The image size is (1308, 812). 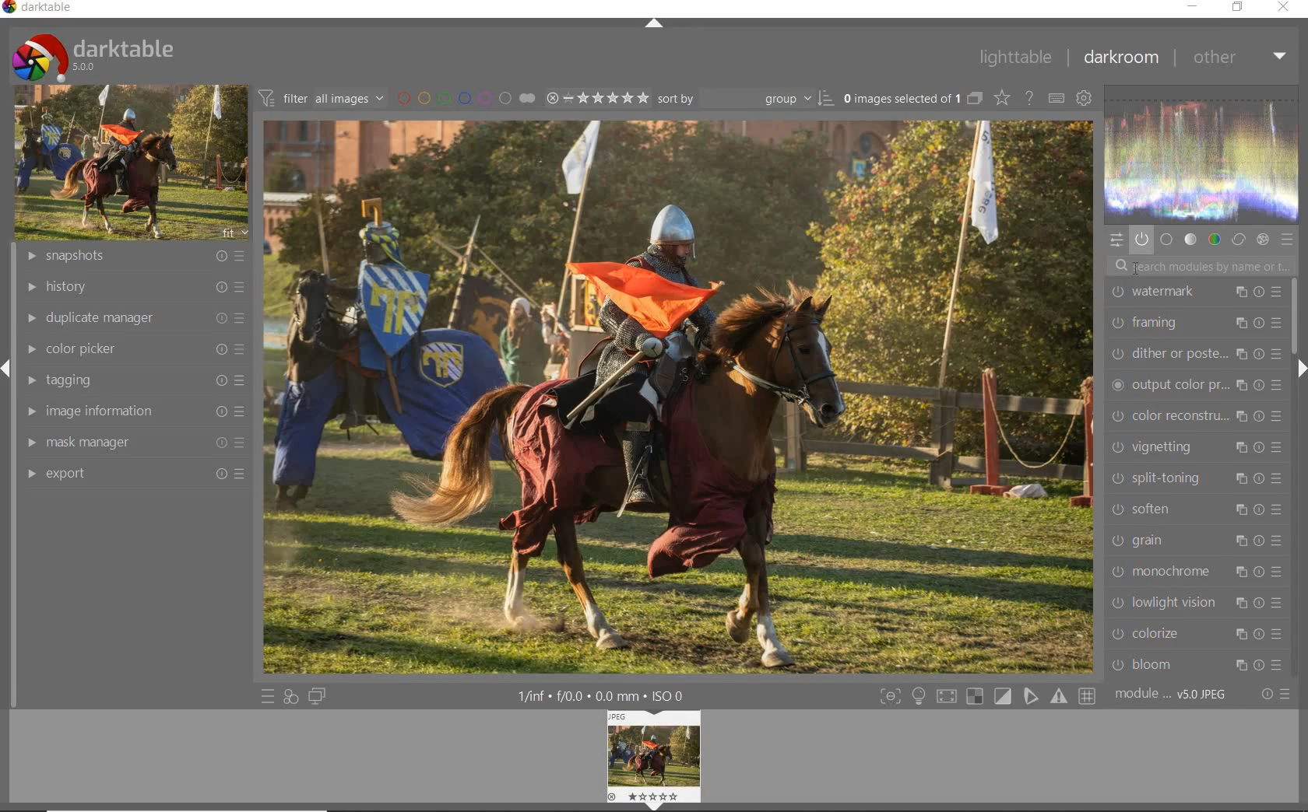 What do you see at coordinates (596, 97) in the screenshot?
I see `selected Image range rating` at bounding box center [596, 97].